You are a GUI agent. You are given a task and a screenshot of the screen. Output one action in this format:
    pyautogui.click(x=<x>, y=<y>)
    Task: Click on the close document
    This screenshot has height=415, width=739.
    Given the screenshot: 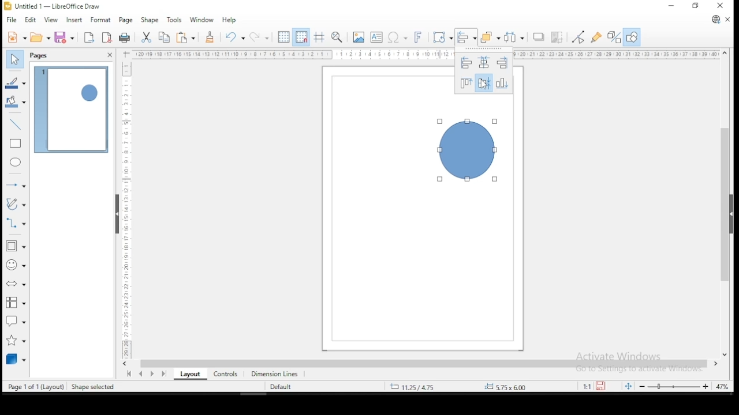 What is the action you would take?
    pyautogui.click(x=727, y=18)
    